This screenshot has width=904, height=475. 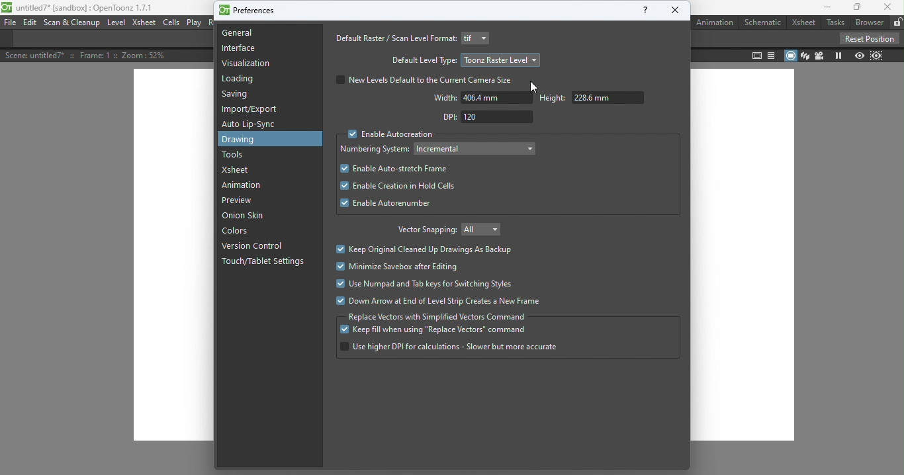 I want to click on Import/Export, so click(x=252, y=110).